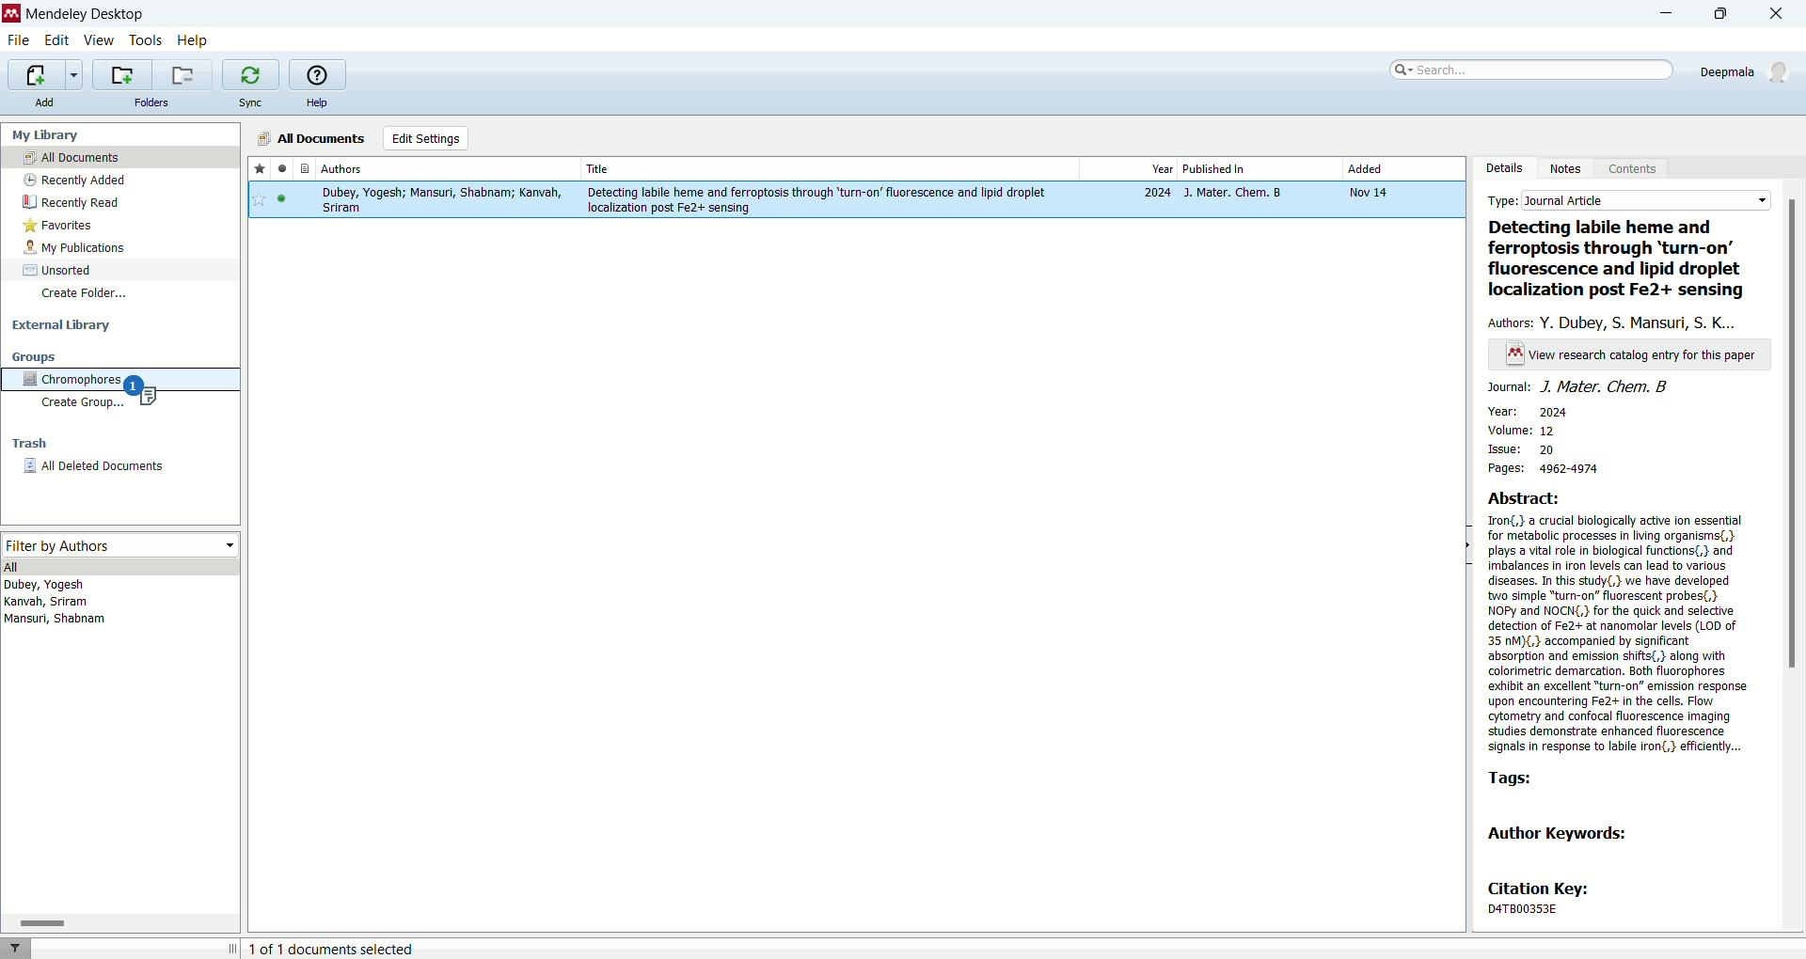  I want to click on published in, so click(1258, 169).